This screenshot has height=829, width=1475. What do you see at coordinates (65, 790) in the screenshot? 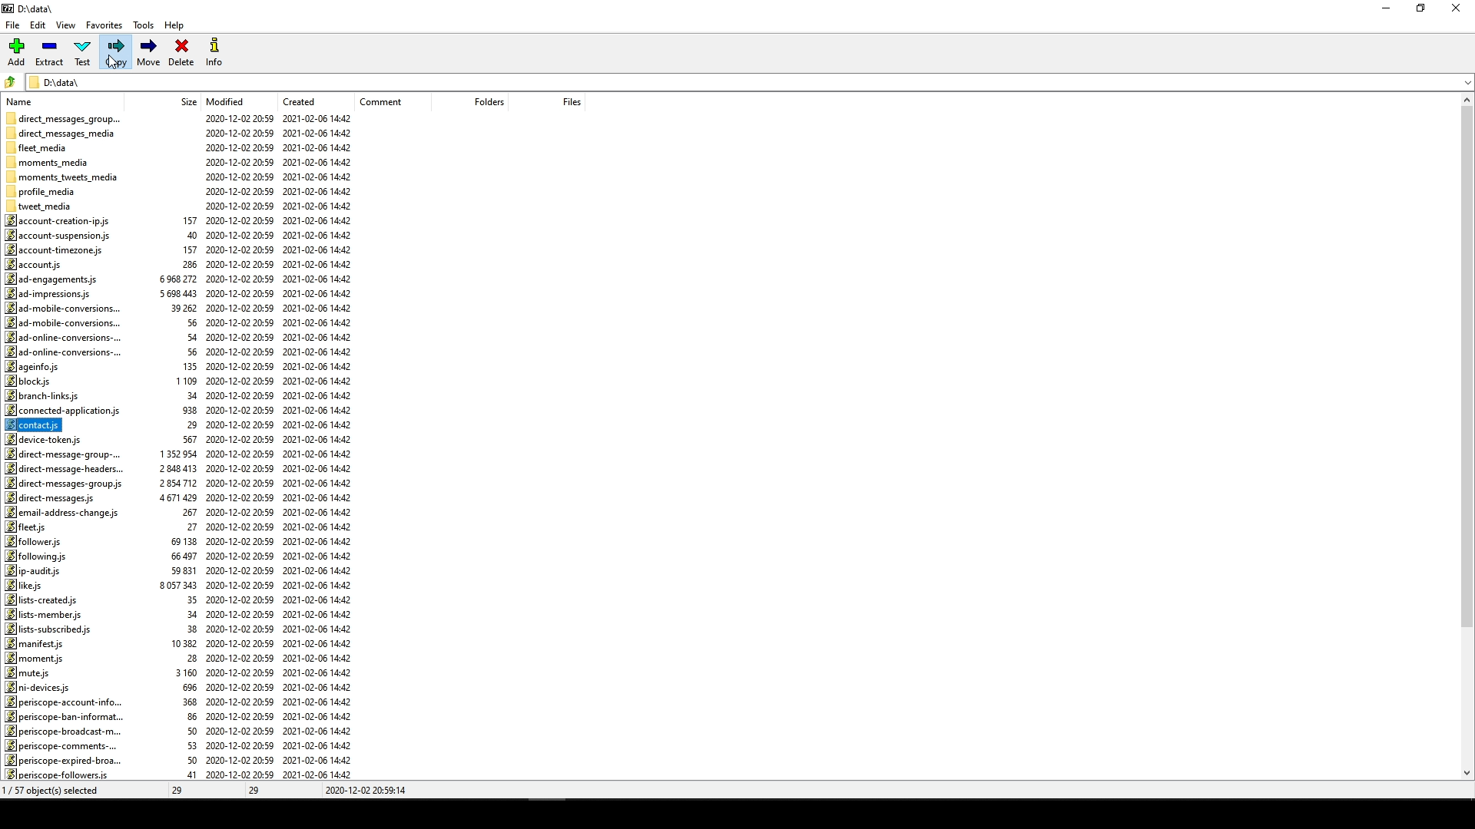
I see `0/57 objects selected` at bounding box center [65, 790].